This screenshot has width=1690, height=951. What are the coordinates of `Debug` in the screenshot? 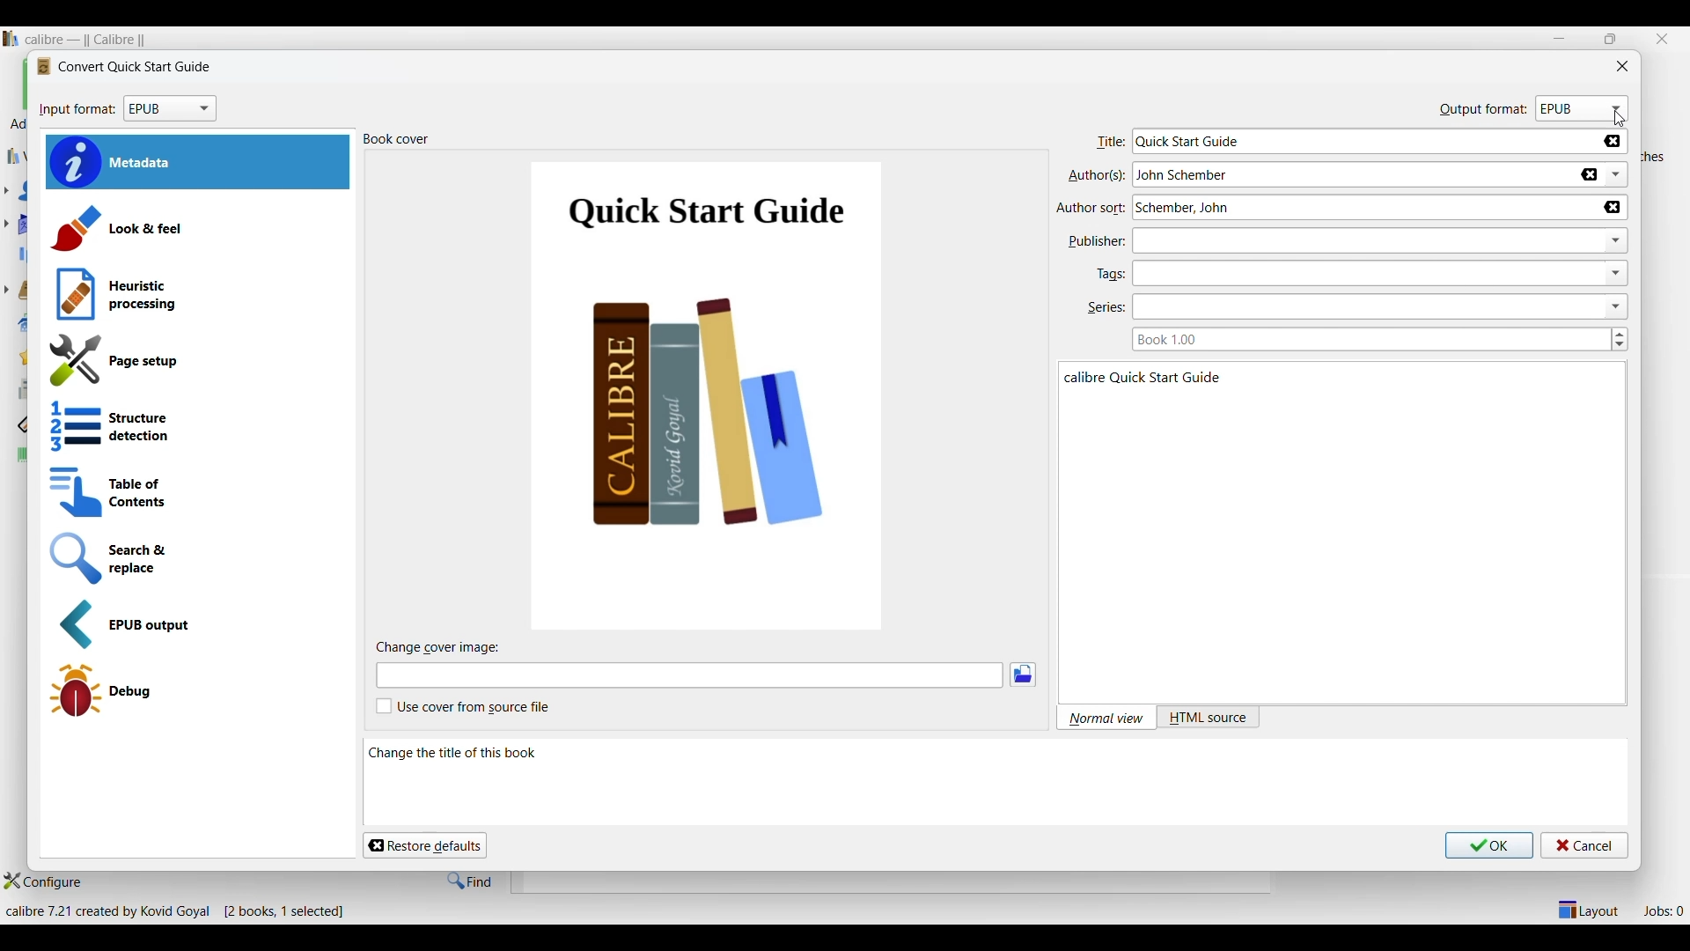 It's located at (194, 690).